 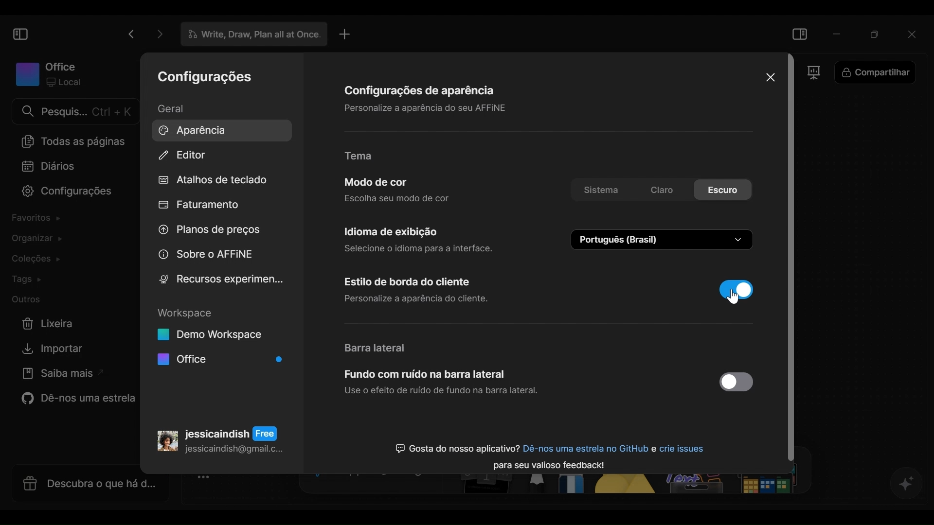 What do you see at coordinates (199, 206) in the screenshot?
I see `Billing` at bounding box center [199, 206].